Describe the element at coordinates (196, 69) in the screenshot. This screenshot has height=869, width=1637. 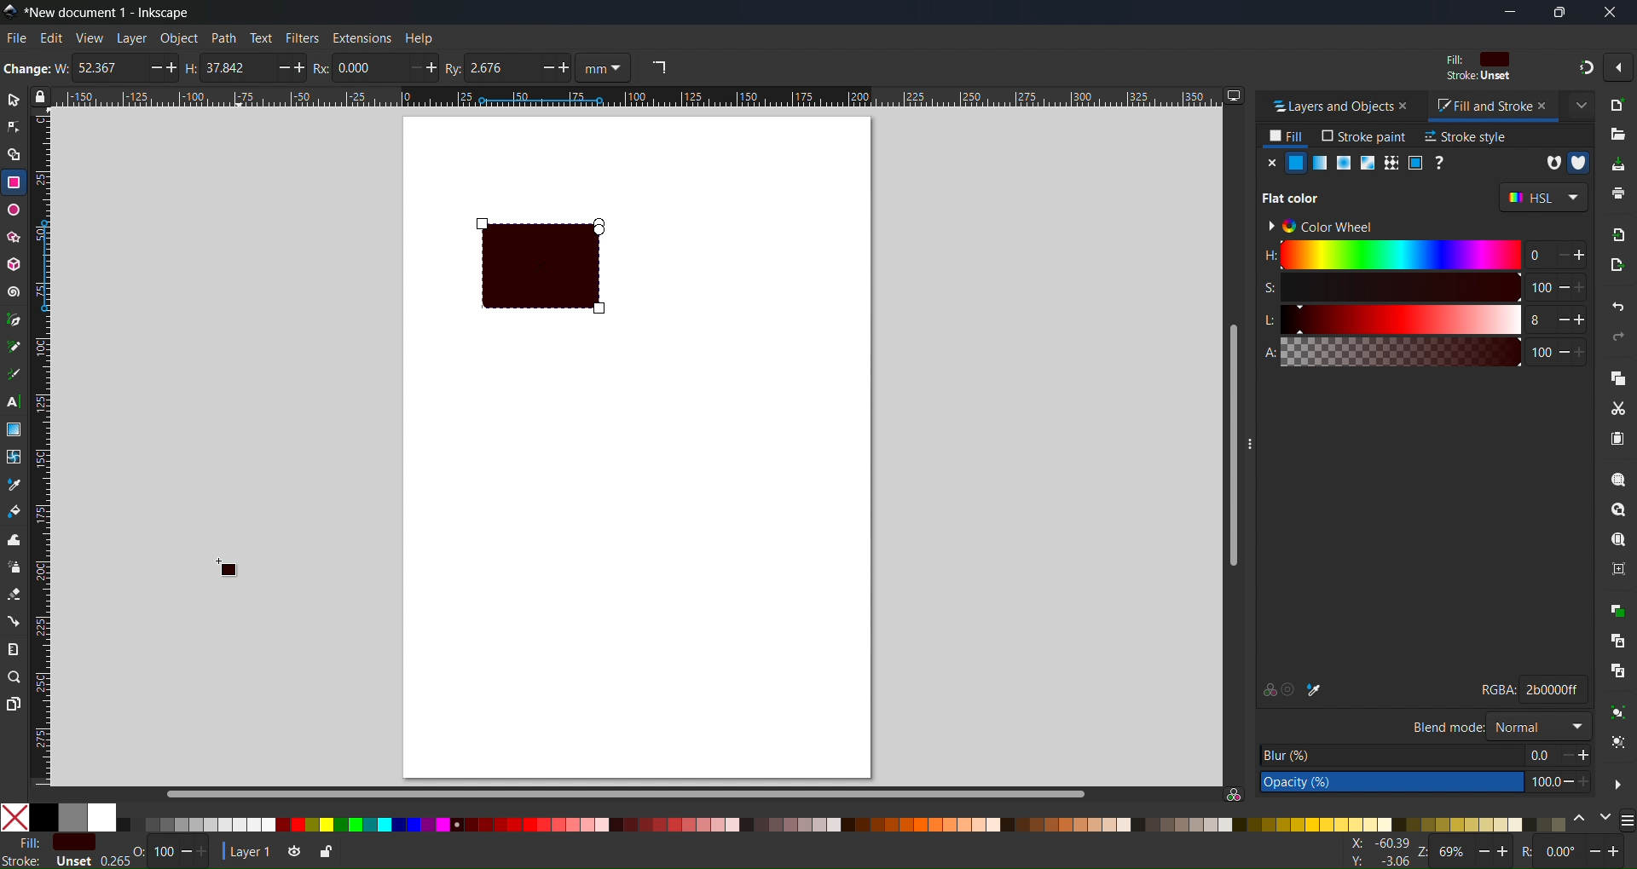
I see `H:` at that location.